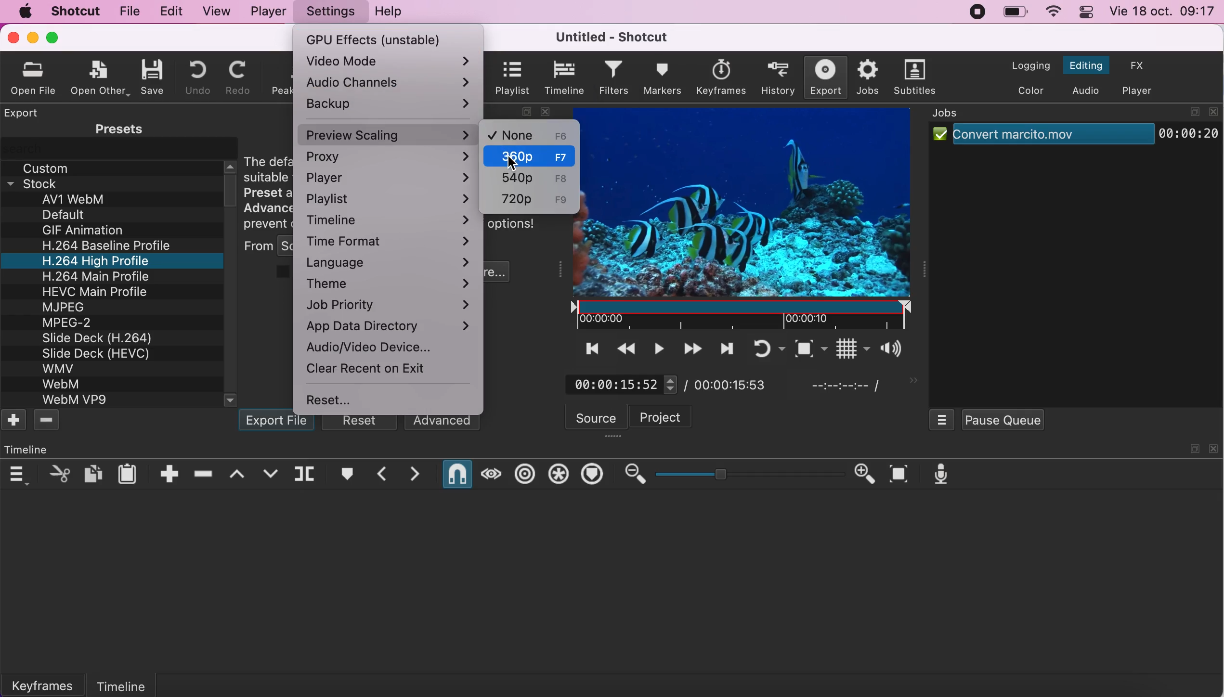 This screenshot has width=1224, height=697. Describe the element at coordinates (169, 10) in the screenshot. I see `edit` at that location.